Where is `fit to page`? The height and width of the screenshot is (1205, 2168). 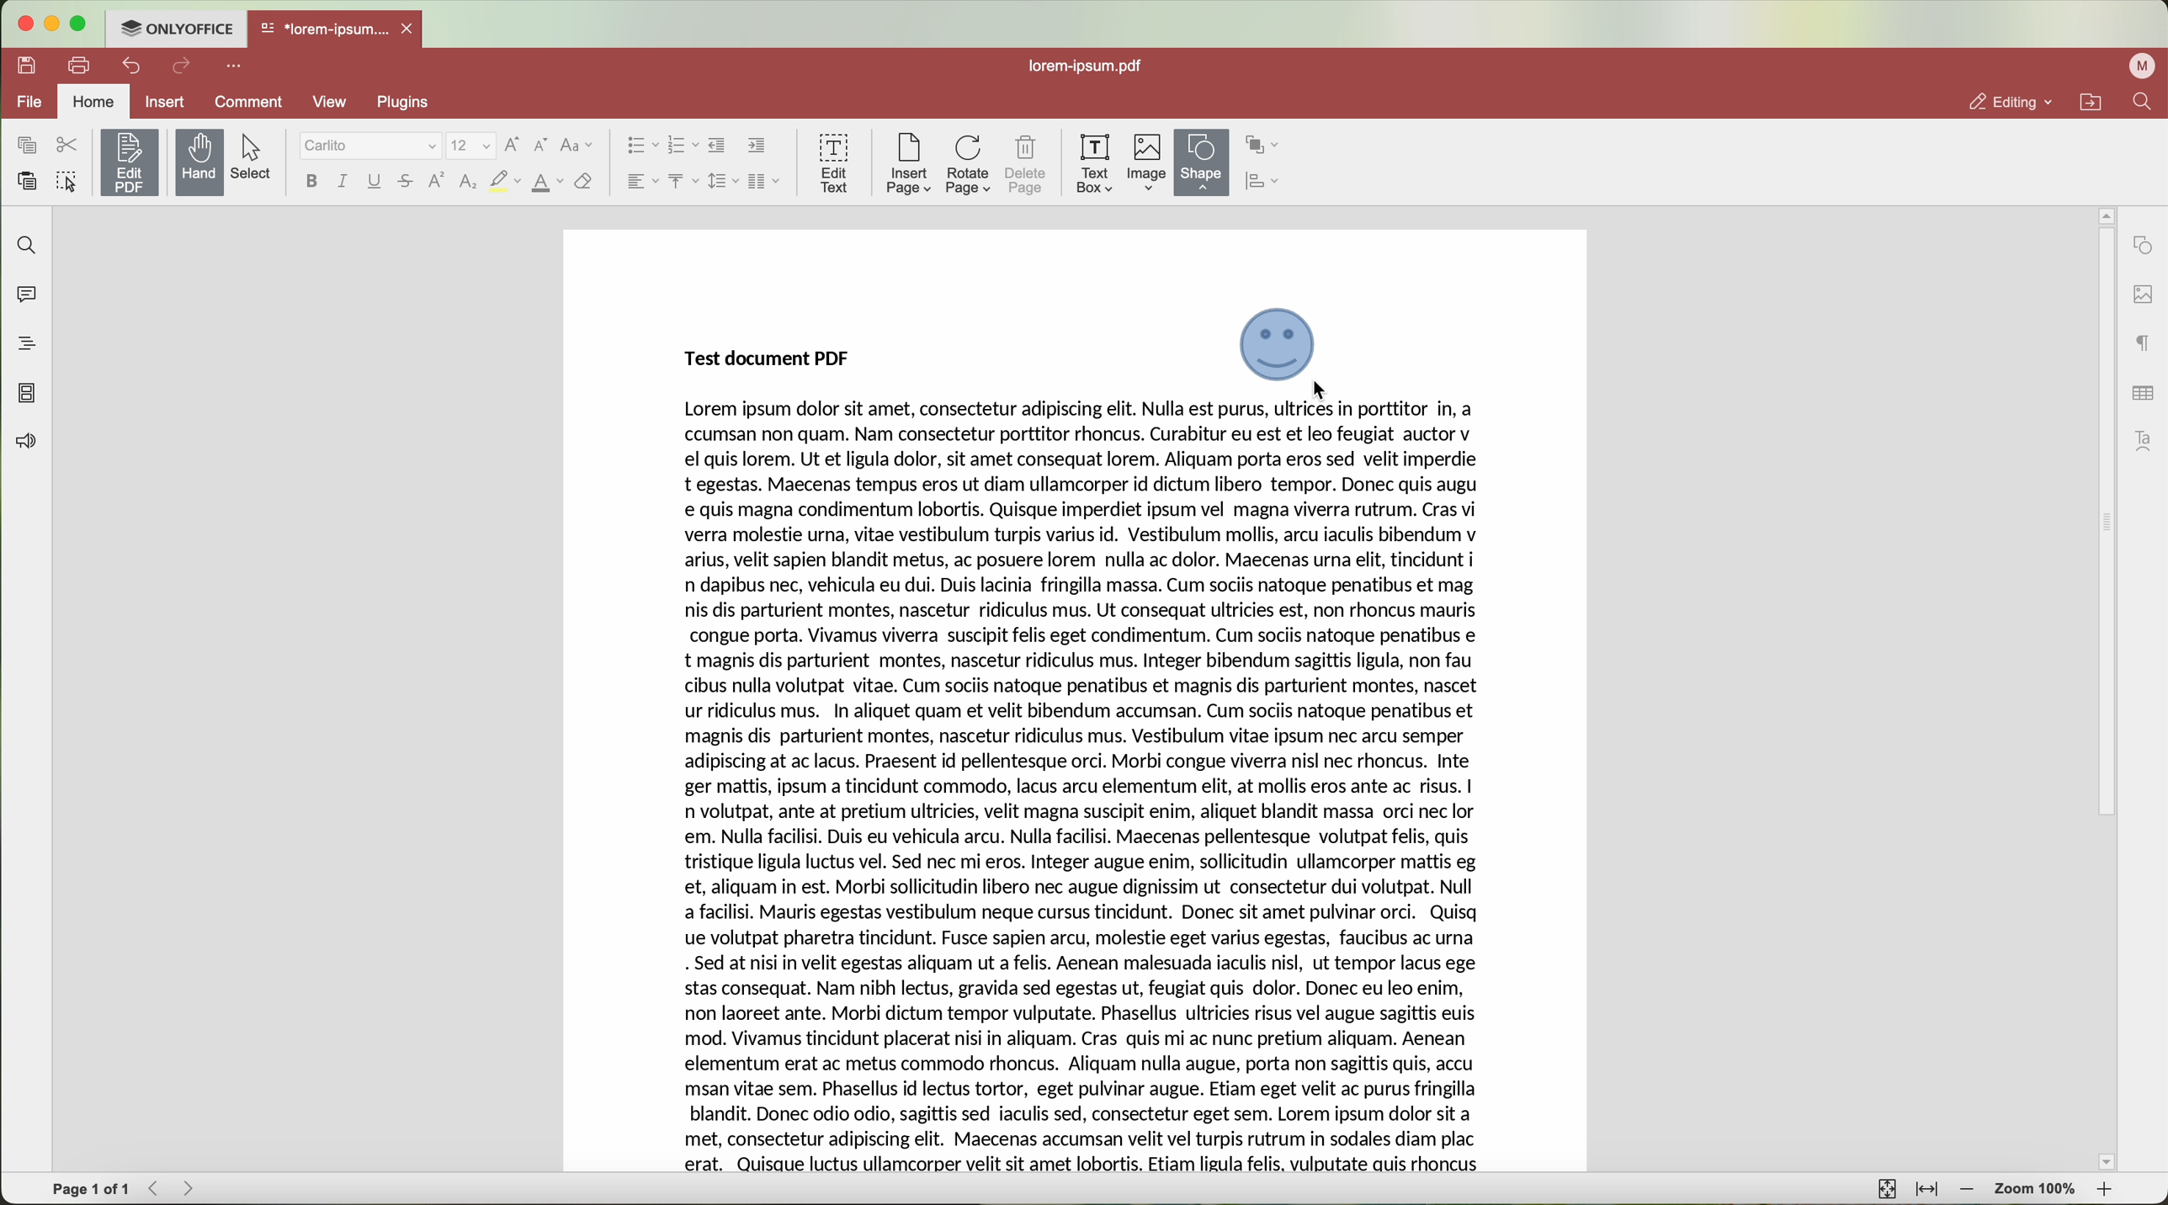
fit to page is located at coordinates (1884, 1189).